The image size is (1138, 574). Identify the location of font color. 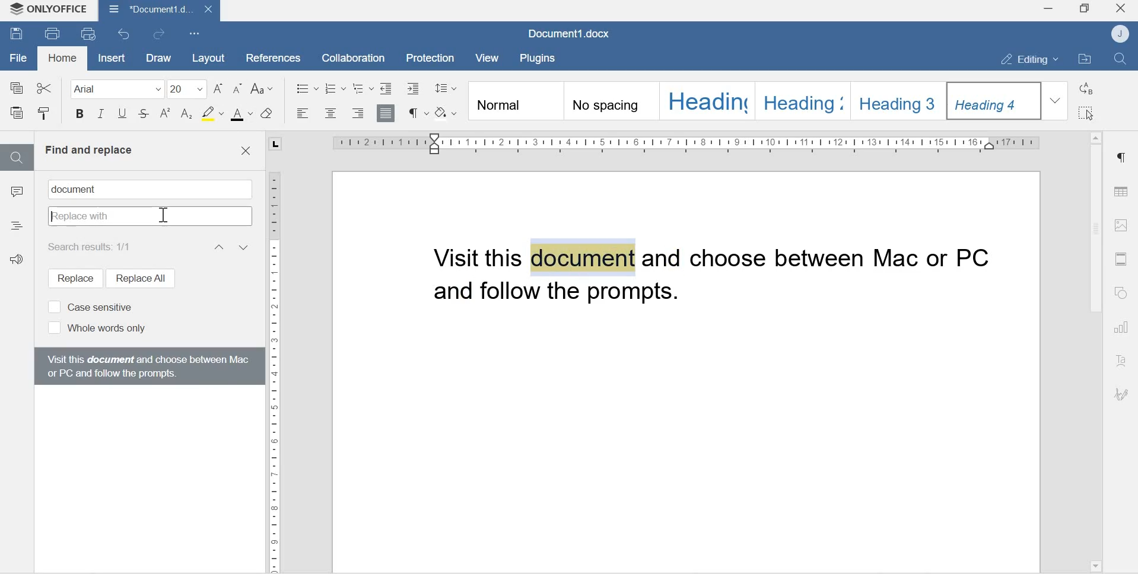
(242, 114).